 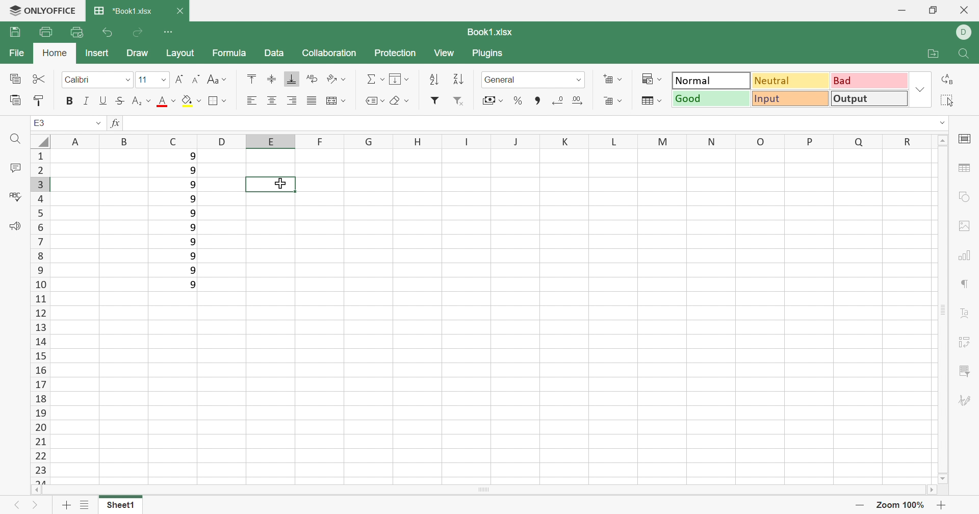 What do you see at coordinates (500, 80) in the screenshot?
I see `General` at bounding box center [500, 80].